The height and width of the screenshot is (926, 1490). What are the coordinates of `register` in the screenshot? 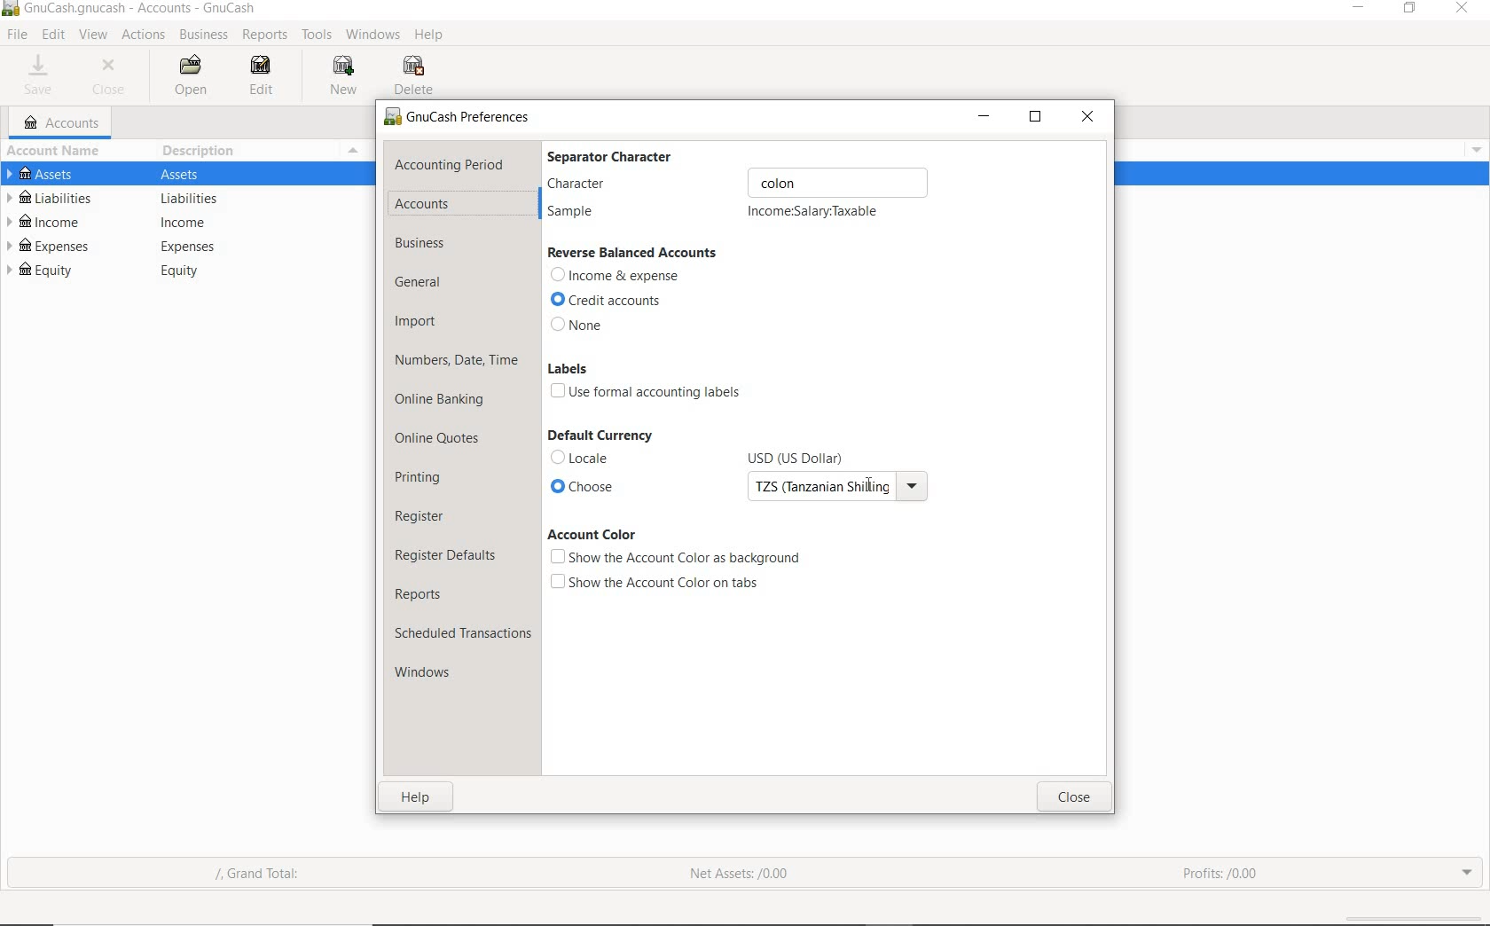 It's located at (421, 515).